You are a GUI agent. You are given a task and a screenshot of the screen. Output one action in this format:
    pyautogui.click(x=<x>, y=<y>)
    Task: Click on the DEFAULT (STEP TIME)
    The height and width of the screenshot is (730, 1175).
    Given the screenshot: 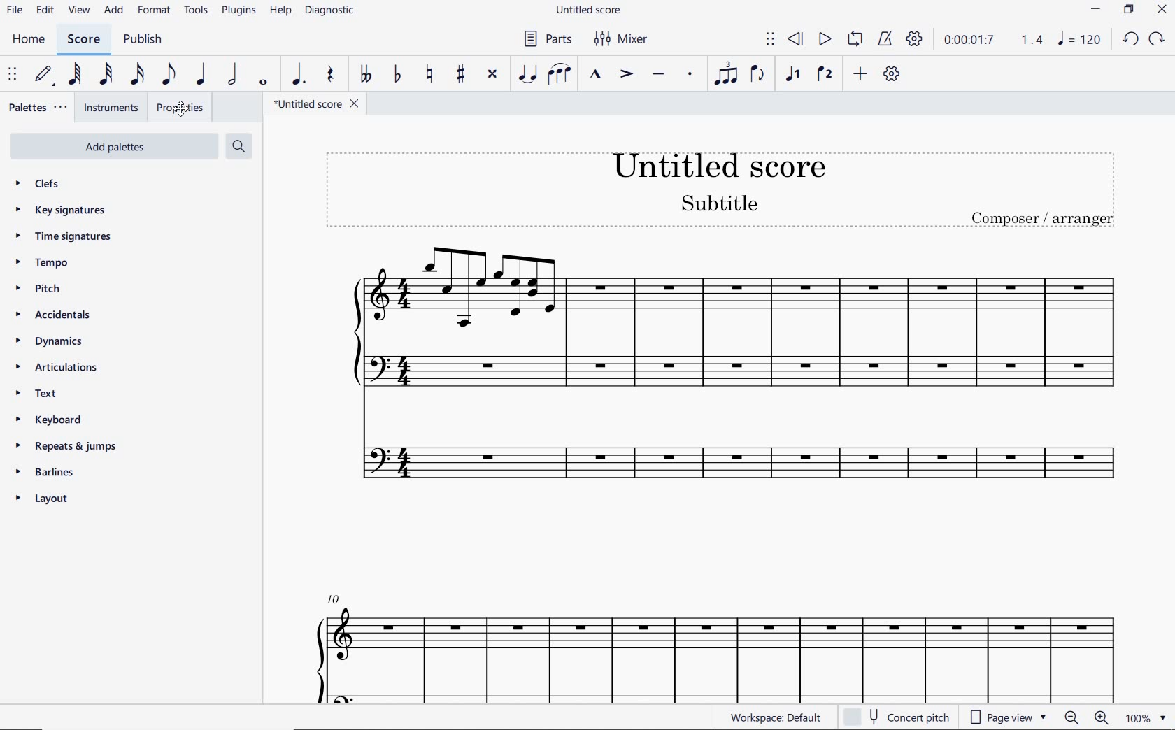 What is the action you would take?
    pyautogui.click(x=45, y=74)
    